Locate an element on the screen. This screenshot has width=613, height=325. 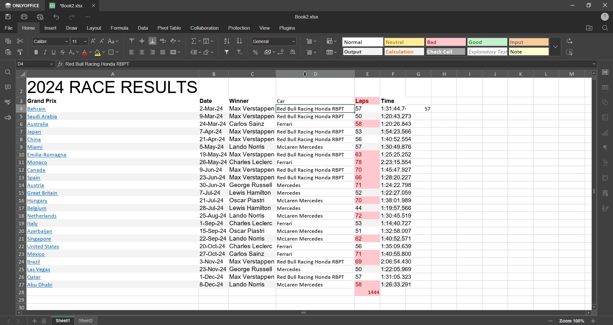
column names is located at coordinates (307, 73).